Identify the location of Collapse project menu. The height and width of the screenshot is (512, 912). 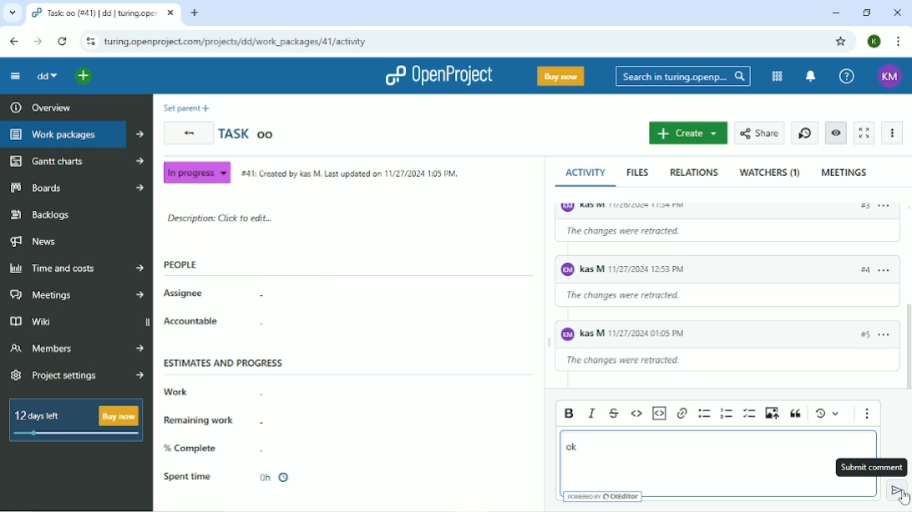
(16, 76).